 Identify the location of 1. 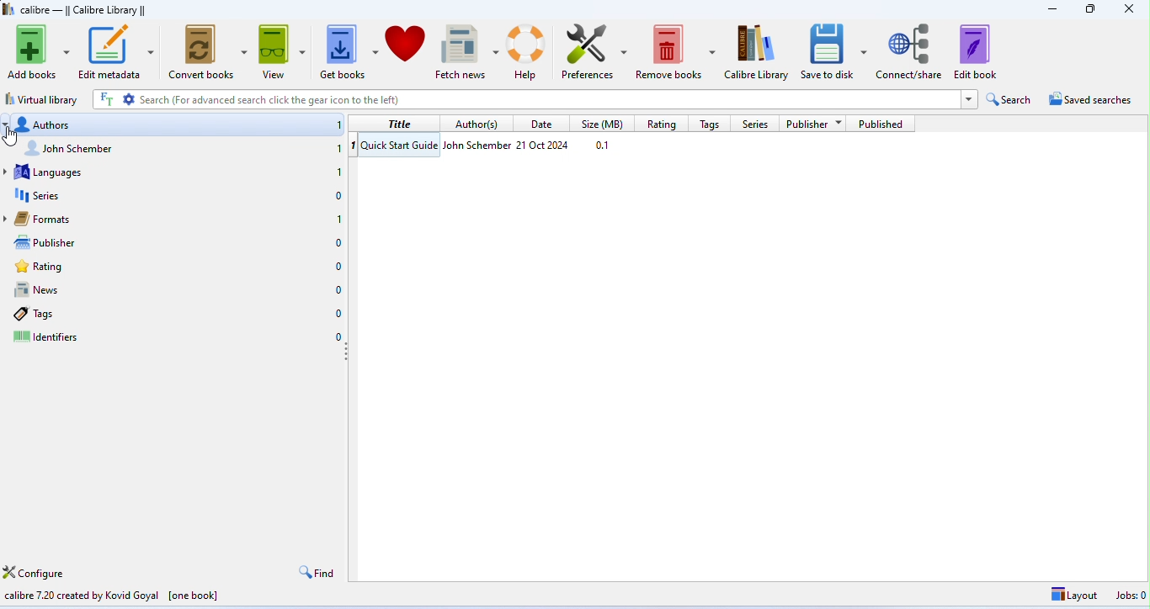
(356, 146).